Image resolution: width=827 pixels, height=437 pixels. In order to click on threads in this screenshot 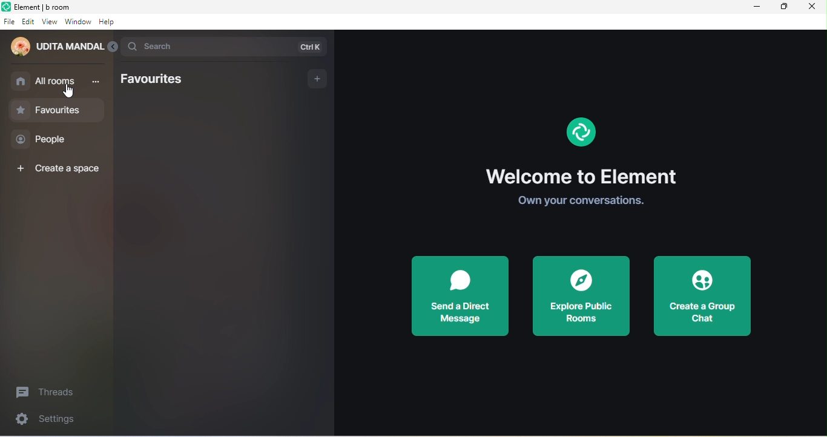, I will do `click(51, 392)`.